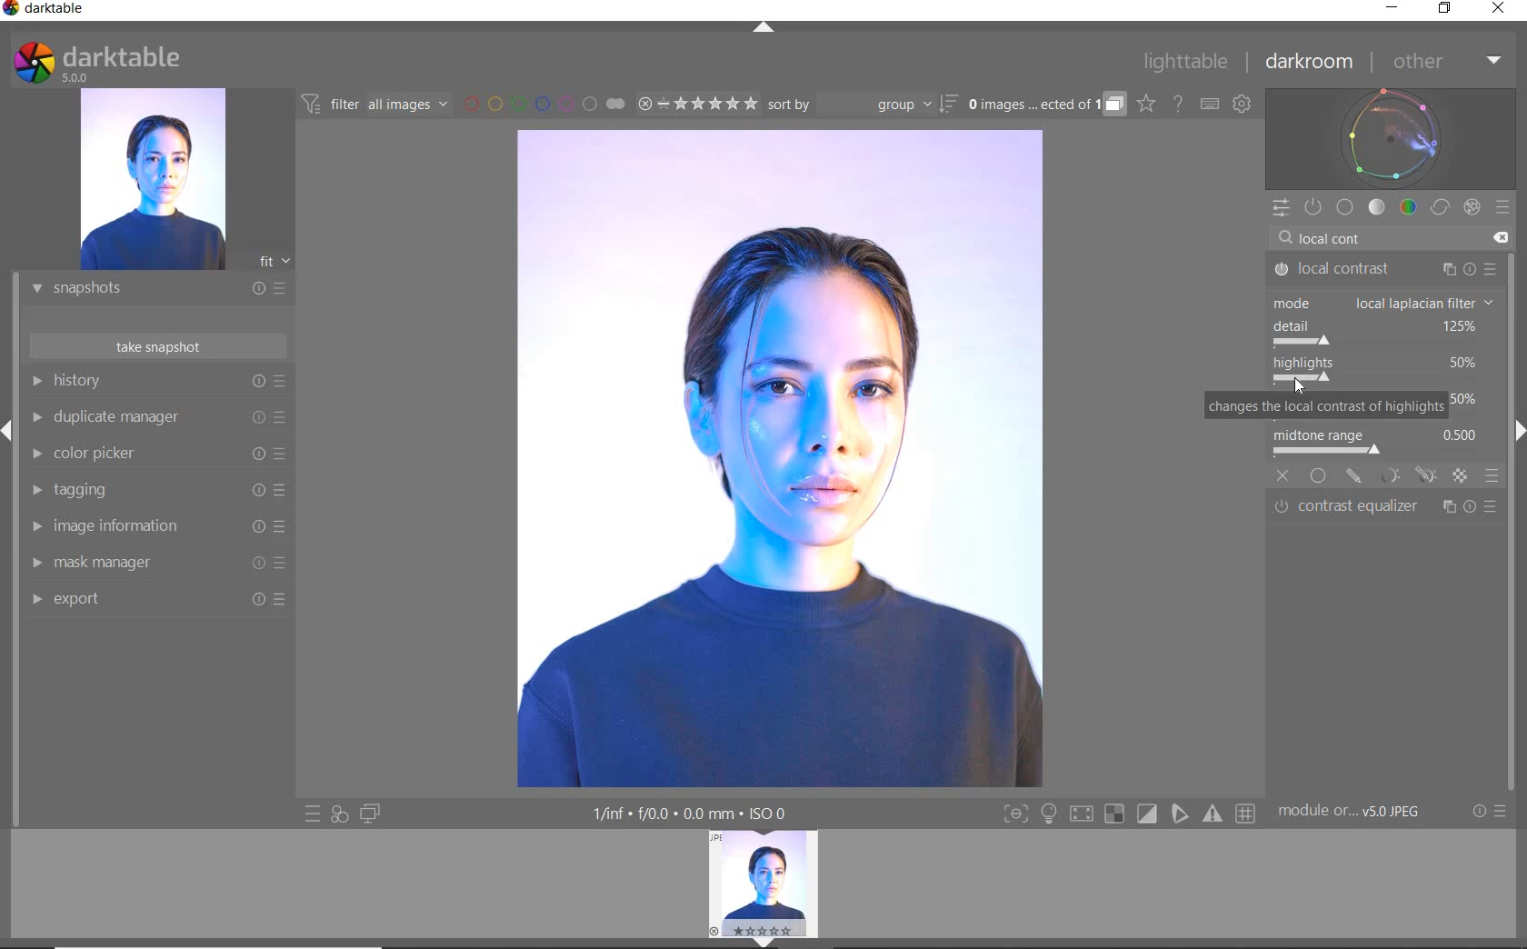 This screenshot has width=1527, height=949. What do you see at coordinates (1383, 333) in the screenshot?
I see `detail` at bounding box center [1383, 333].